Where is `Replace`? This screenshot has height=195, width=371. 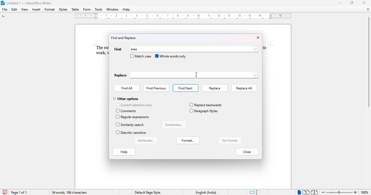
Replace is located at coordinates (120, 76).